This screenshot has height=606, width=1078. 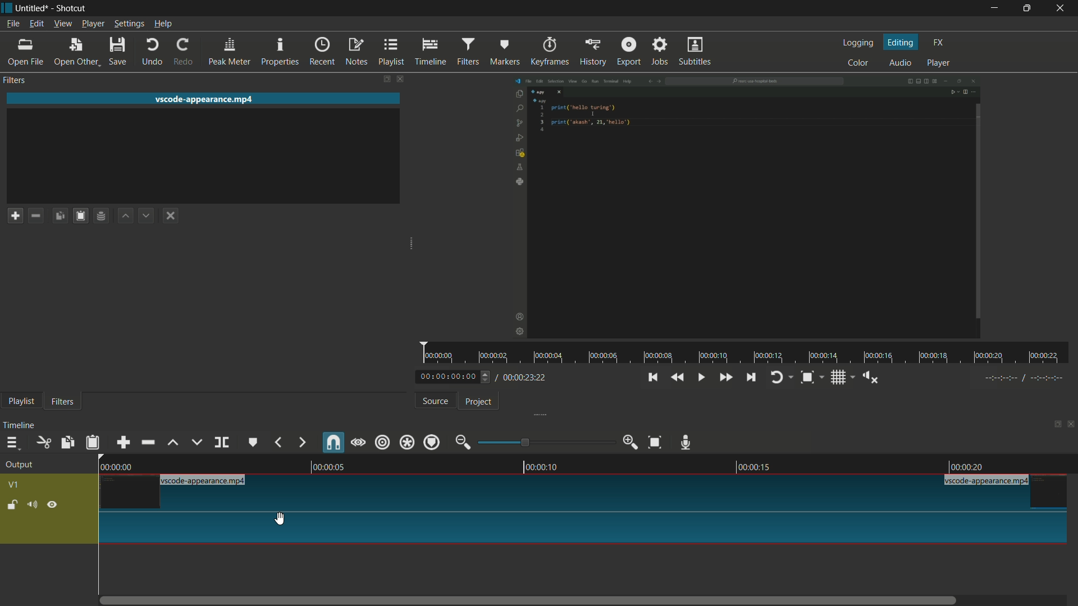 I want to click on copy checked filters, so click(x=60, y=214).